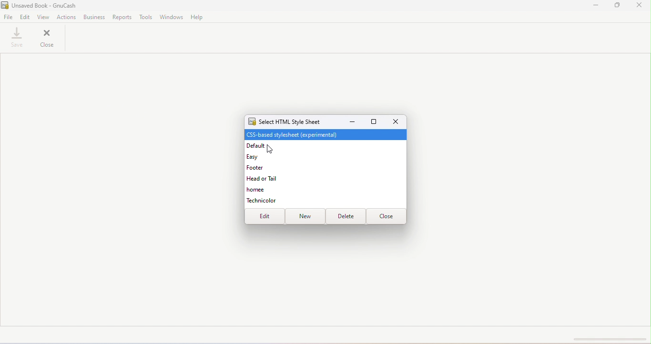 The height and width of the screenshot is (344, 651). I want to click on New, so click(305, 216).